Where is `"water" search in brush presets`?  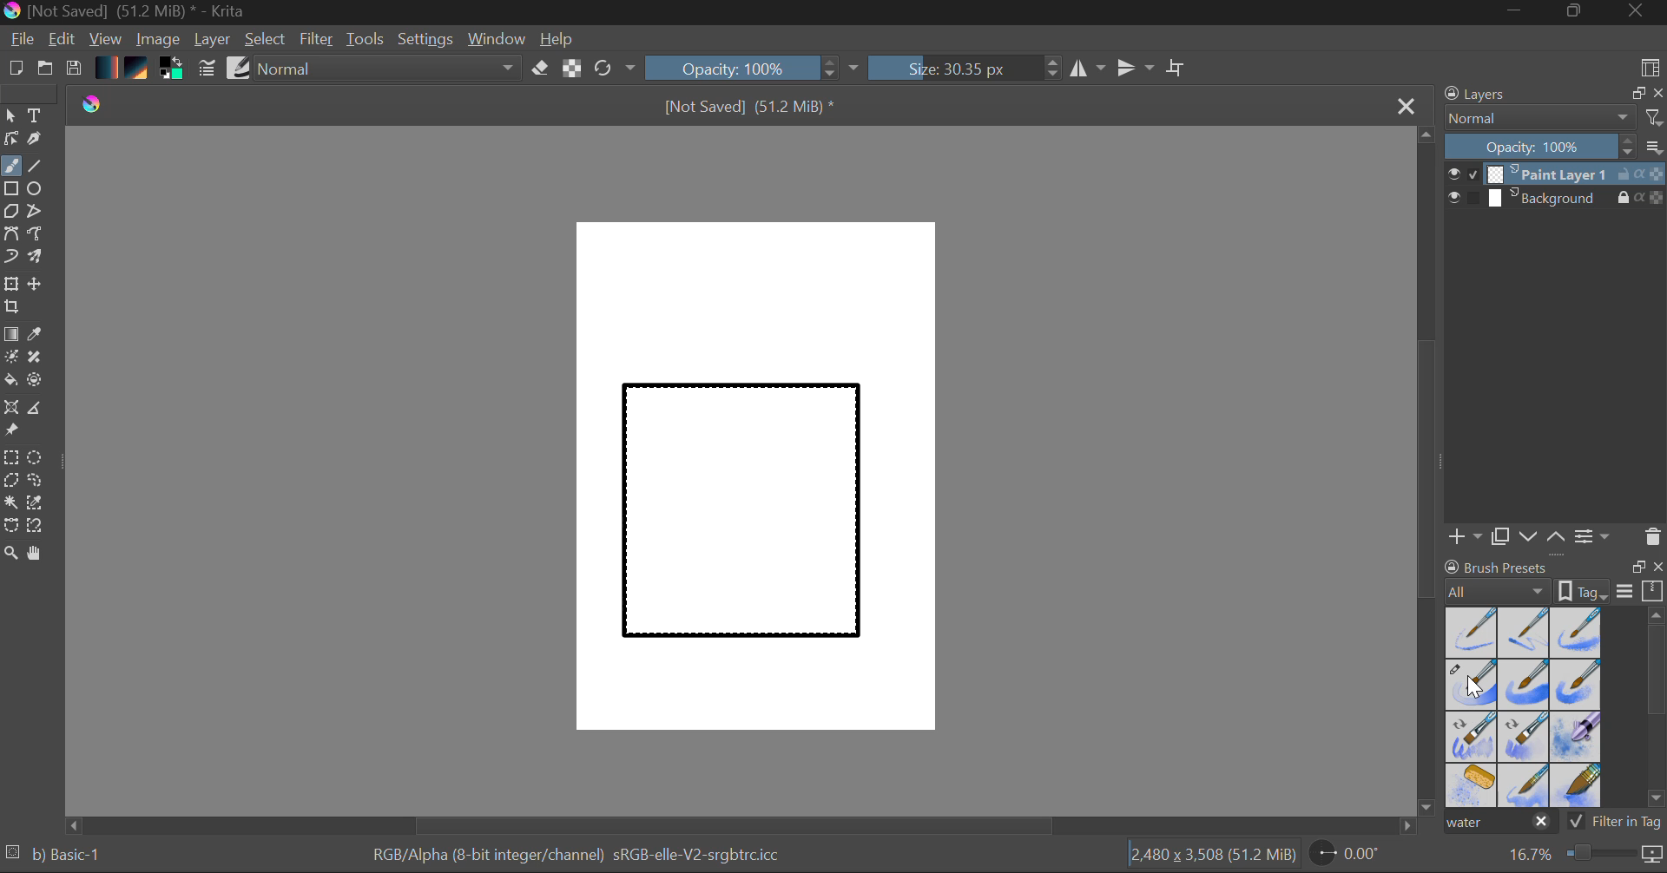 "water" search in brush presets is located at coordinates (1499, 825).